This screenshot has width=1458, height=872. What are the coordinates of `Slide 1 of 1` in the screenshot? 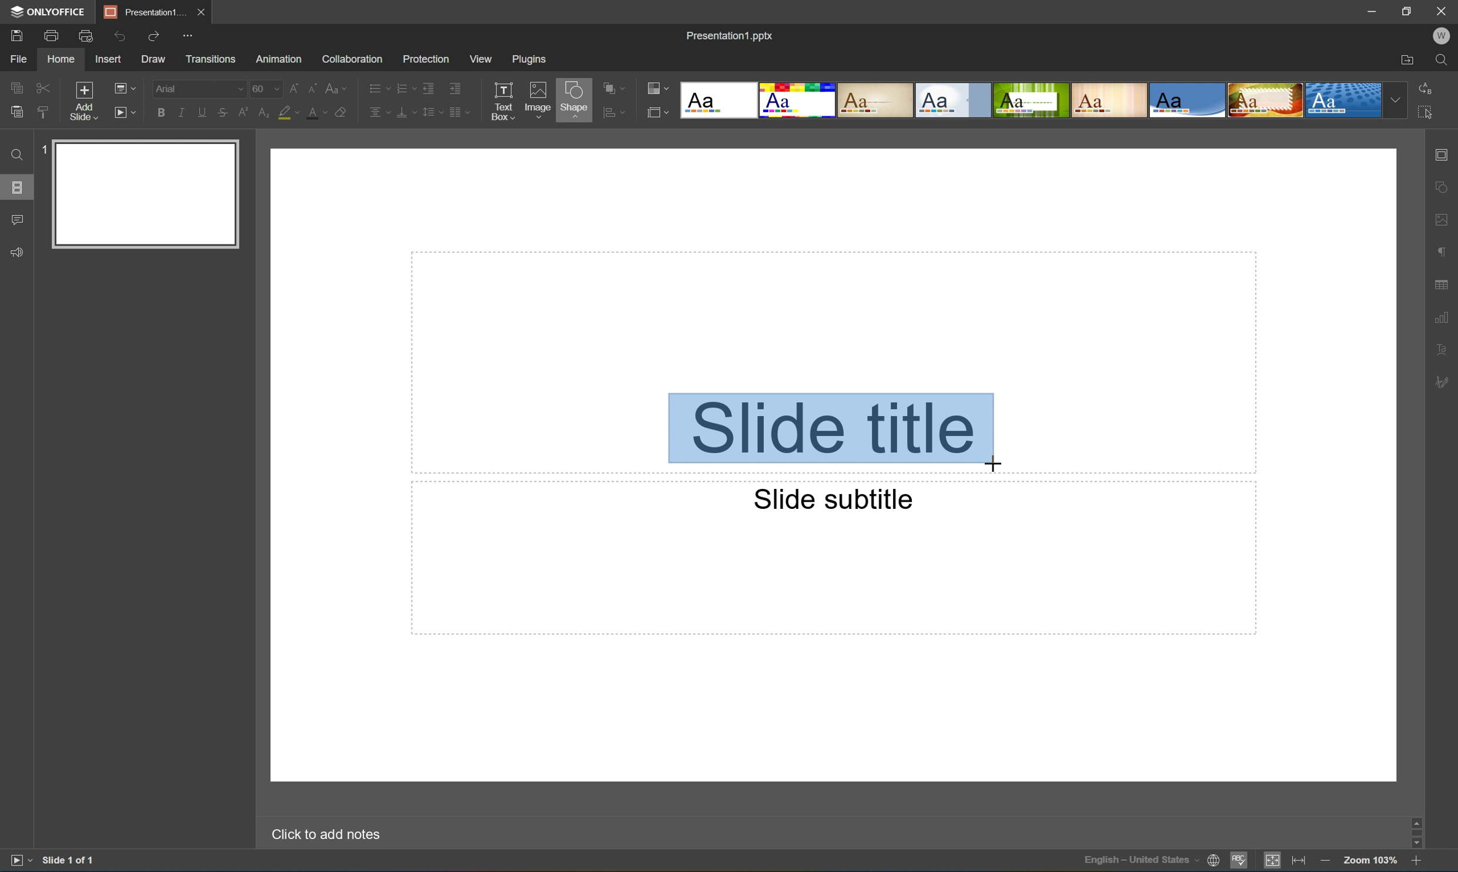 It's located at (72, 861).